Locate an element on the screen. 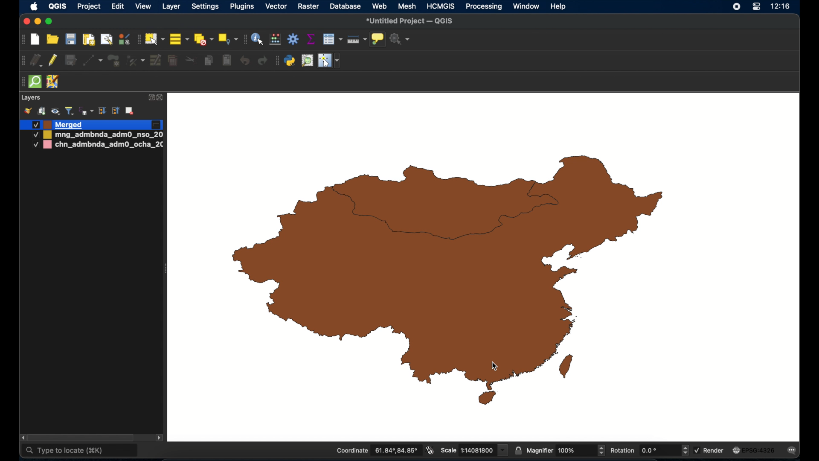 The height and width of the screenshot is (461, 819). EPSG:4326 is located at coordinates (754, 451).